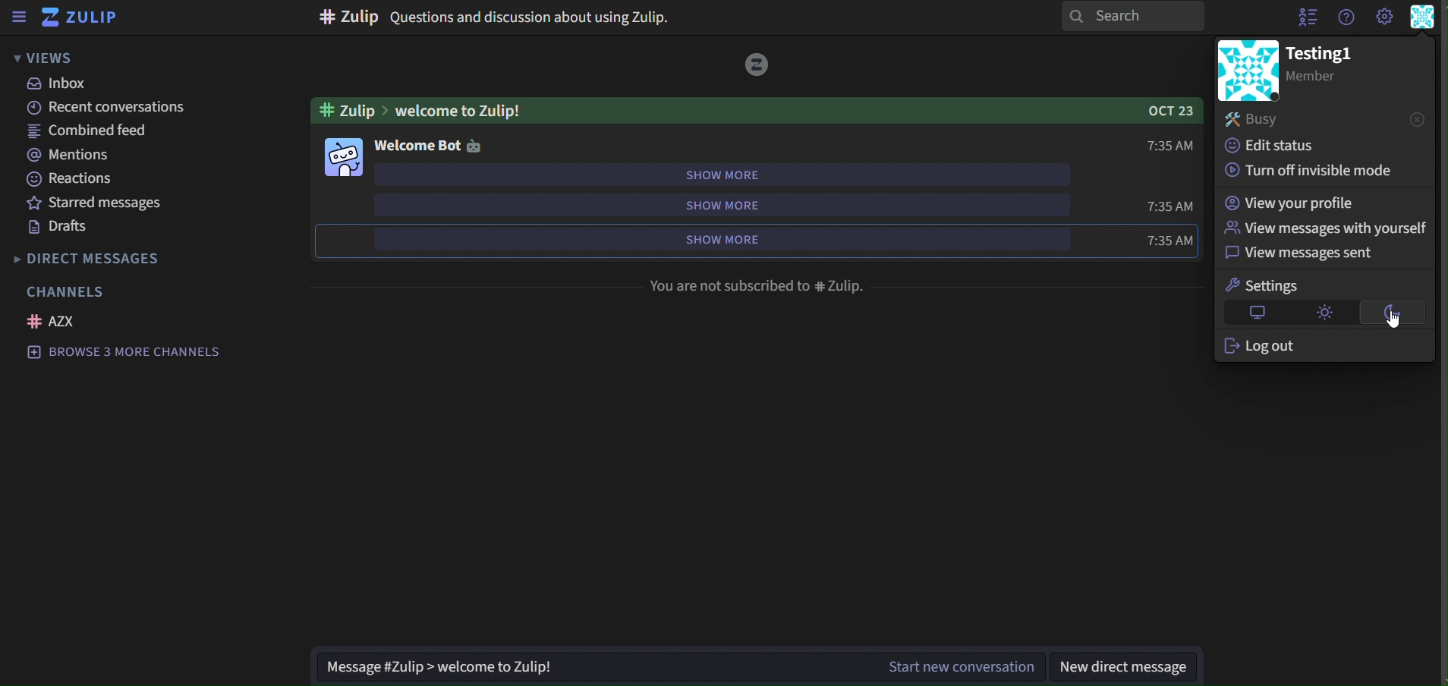  What do you see at coordinates (345, 156) in the screenshot?
I see `image` at bounding box center [345, 156].